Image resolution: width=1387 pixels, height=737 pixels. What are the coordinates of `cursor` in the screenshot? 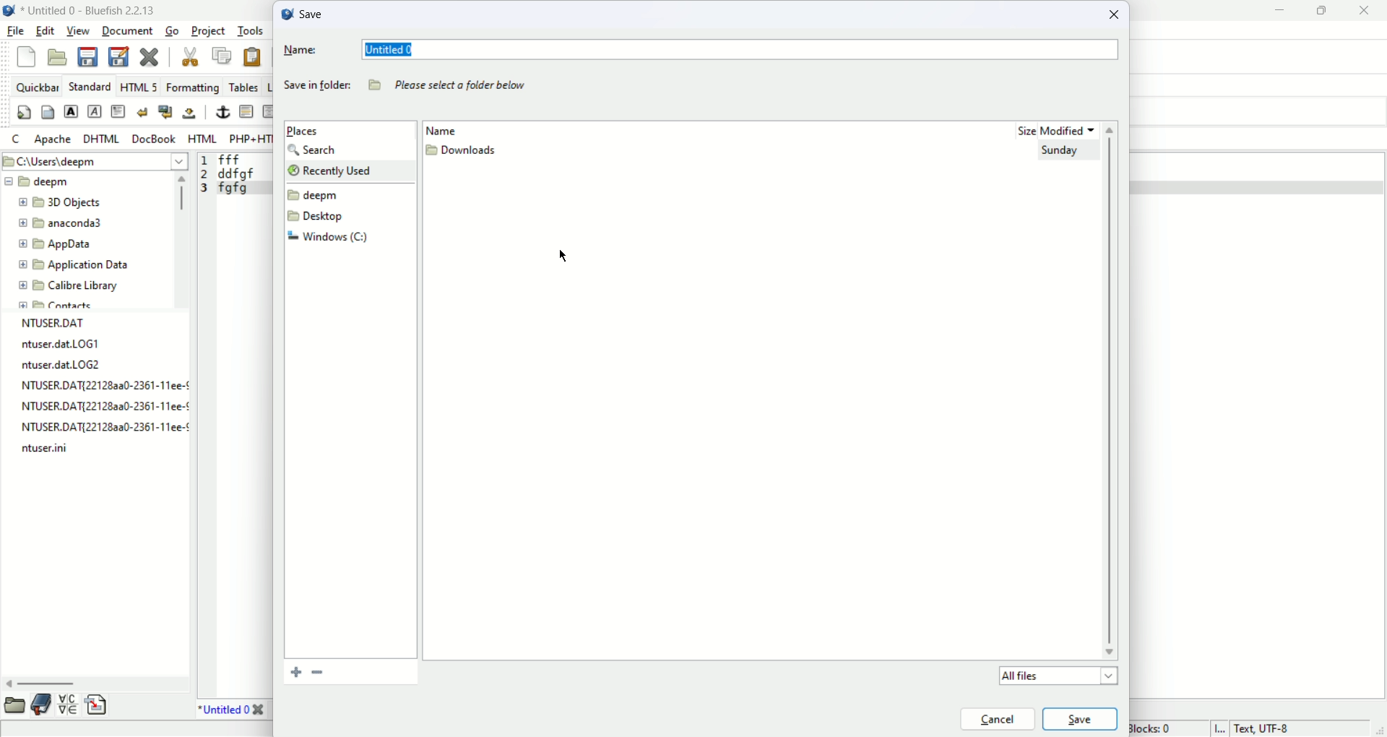 It's located at (563, 256).